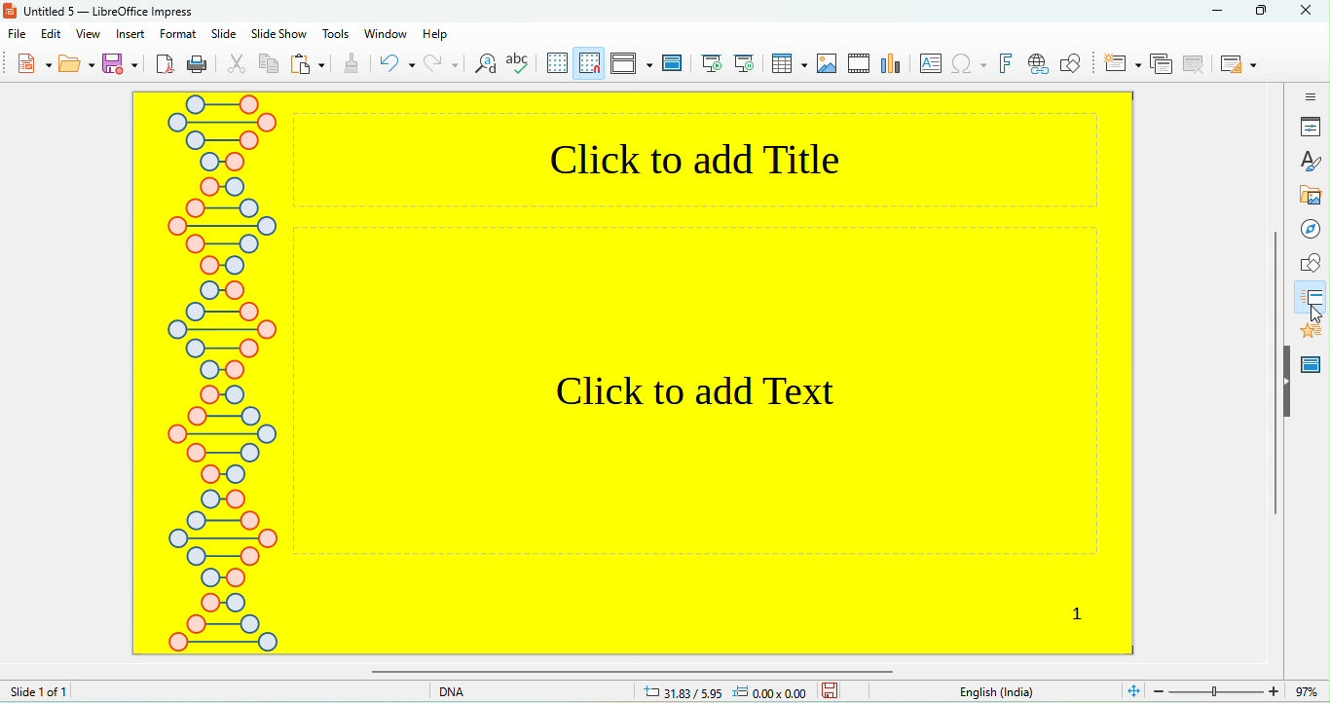 This screenshot has width=1330, height=703. Describe the element at coordinates (337, 35) in the screenshot. I see `tools` at that location.